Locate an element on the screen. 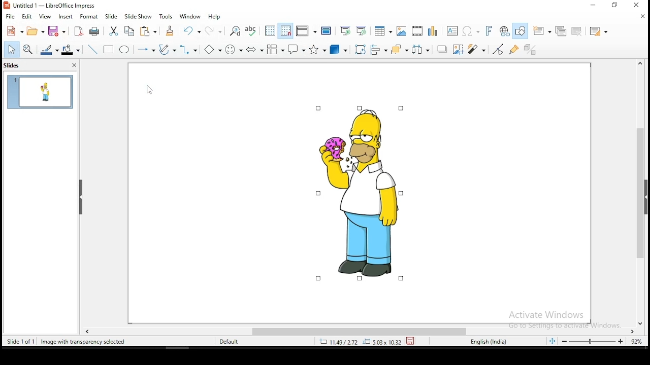 The height and width of the screenshot is (365, 650). start from first slide is located at coordinates (346, 29).